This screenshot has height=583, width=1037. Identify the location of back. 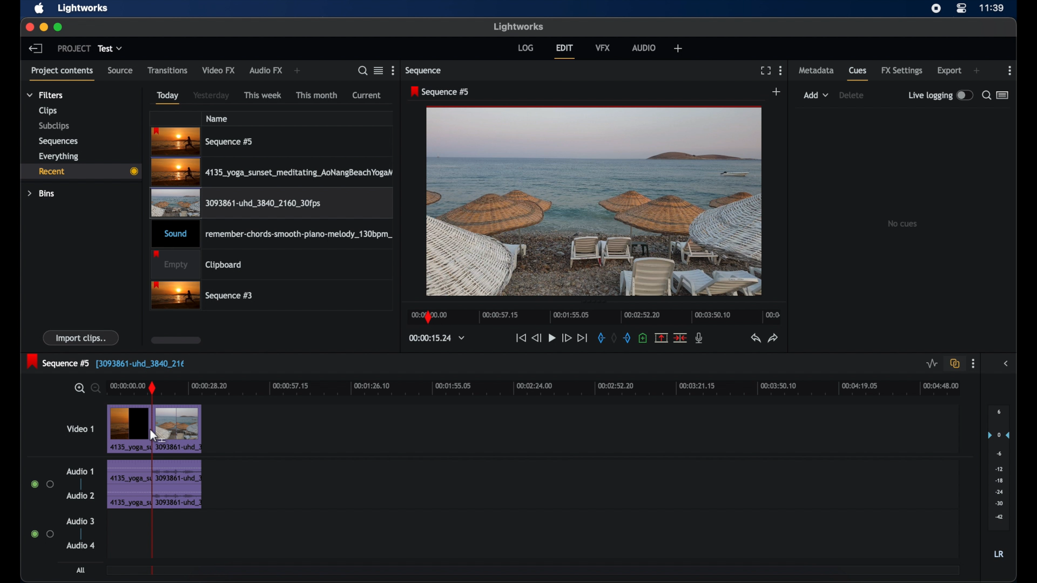
(36, 48).